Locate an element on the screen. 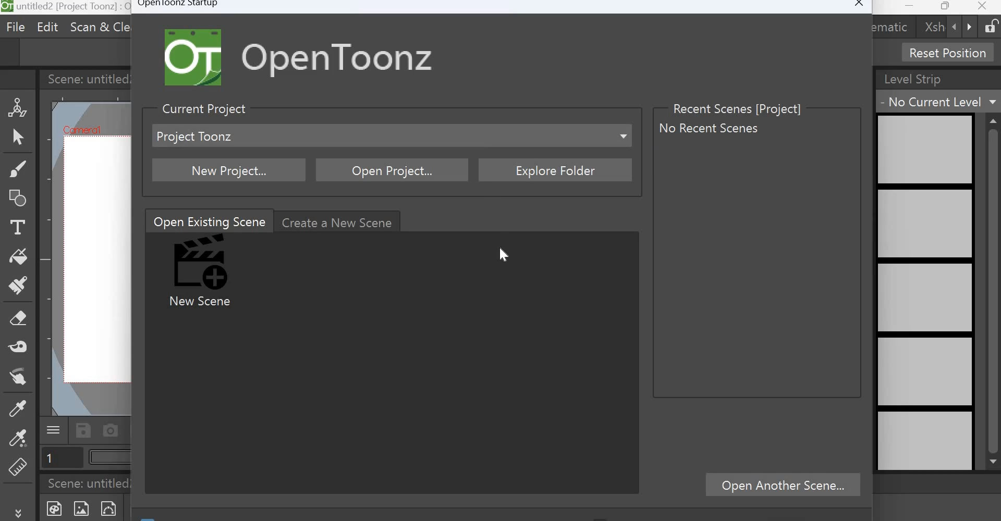 The image size is (1001, 521). Open Project is located at coordinates (394, 170).